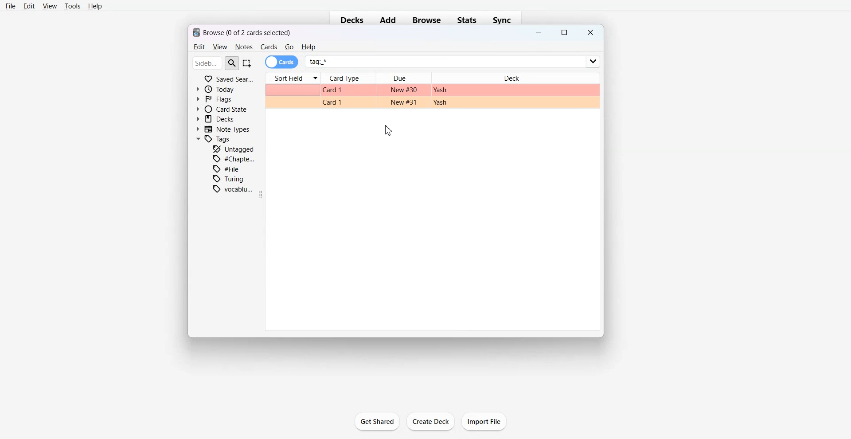  Describe the element at coordinates (308, 47) in the screenshot. I see `He` at that location.